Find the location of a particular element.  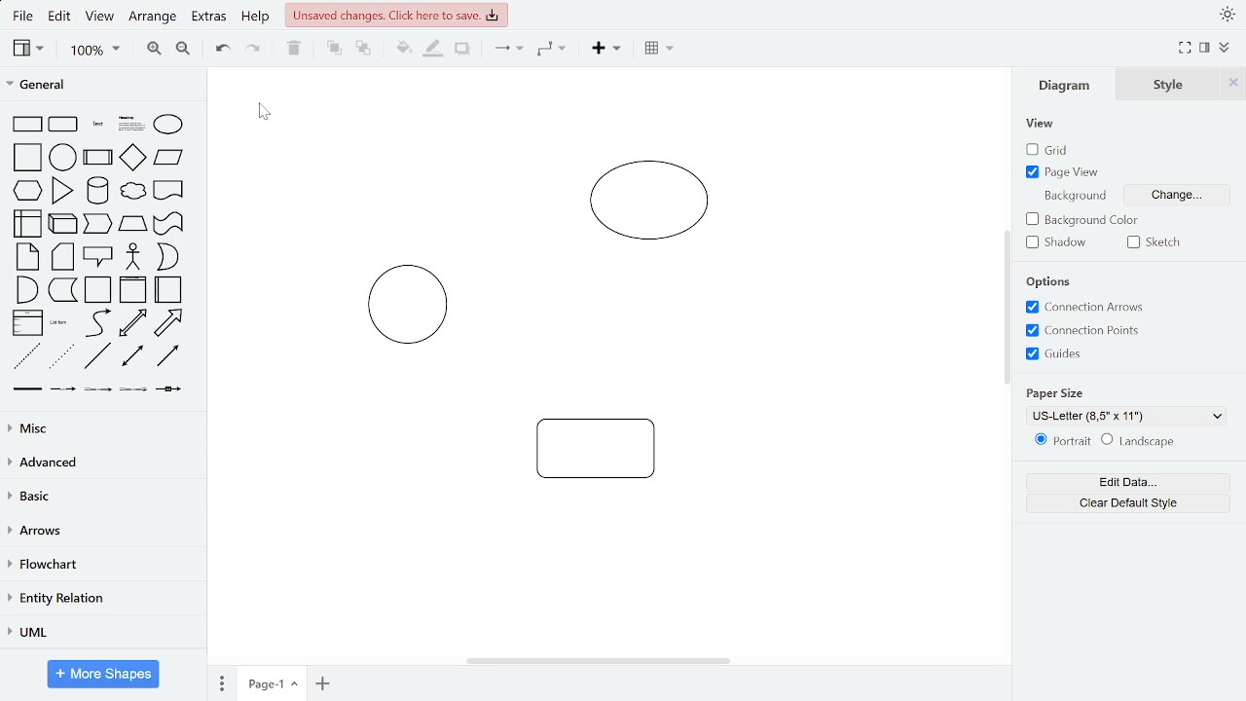

entity relation is located at coordinates (99, 598).